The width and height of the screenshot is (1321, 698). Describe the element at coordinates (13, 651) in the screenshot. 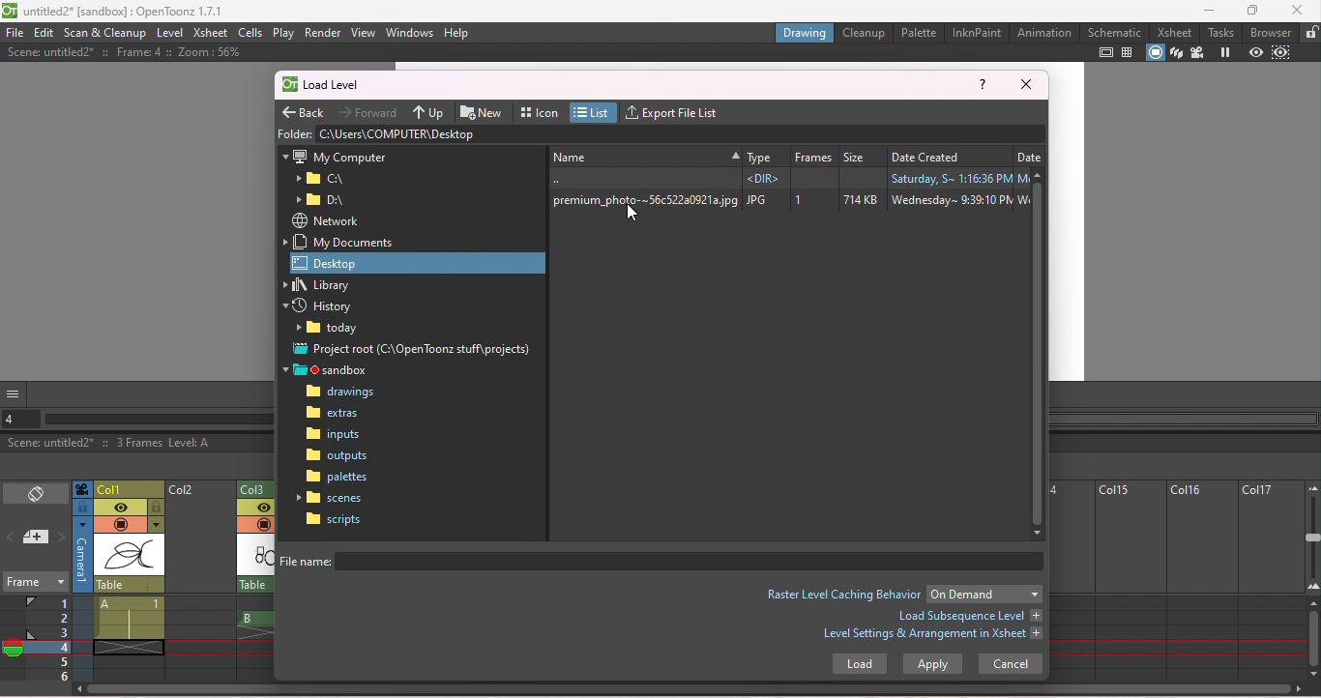

I see `Onion skin` at that location.